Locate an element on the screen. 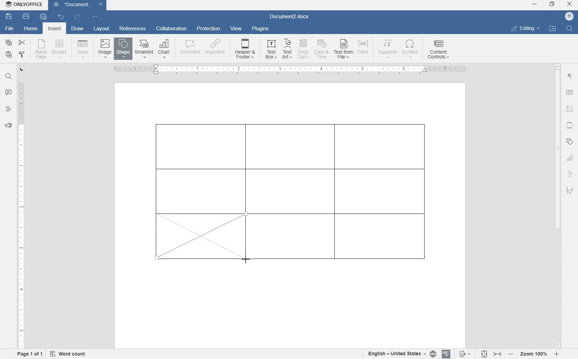 This screenshot has height=359, width=578. EDITING is located at coordinates (526, 28).